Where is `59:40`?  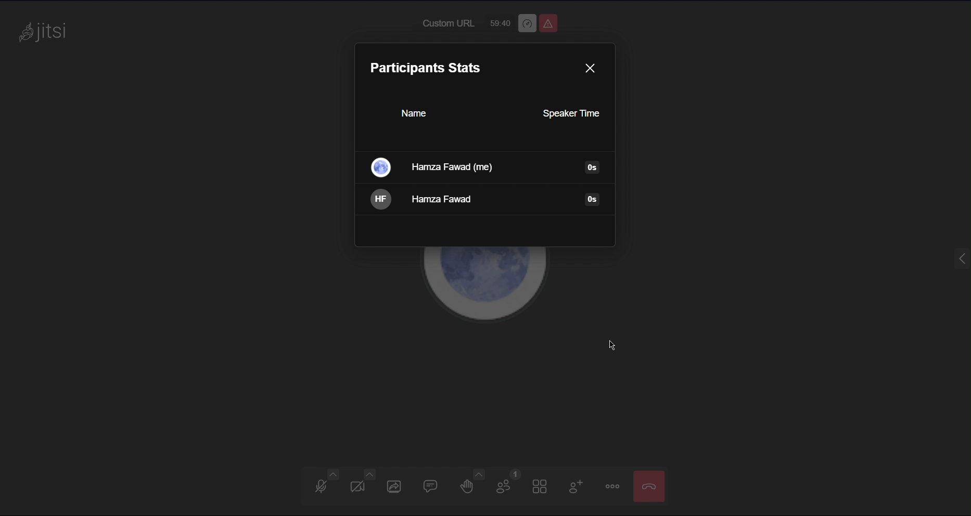
59:40 is located at coordinates (498, 21).